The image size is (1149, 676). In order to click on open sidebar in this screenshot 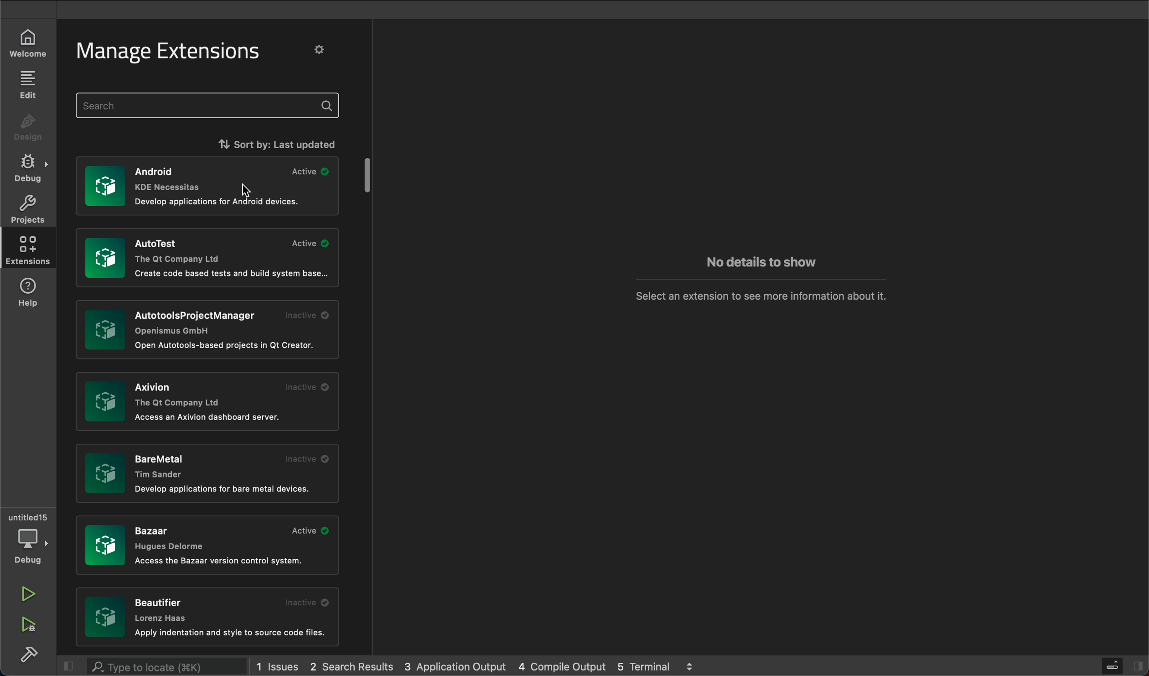, I will do `click(1136, 666)`.